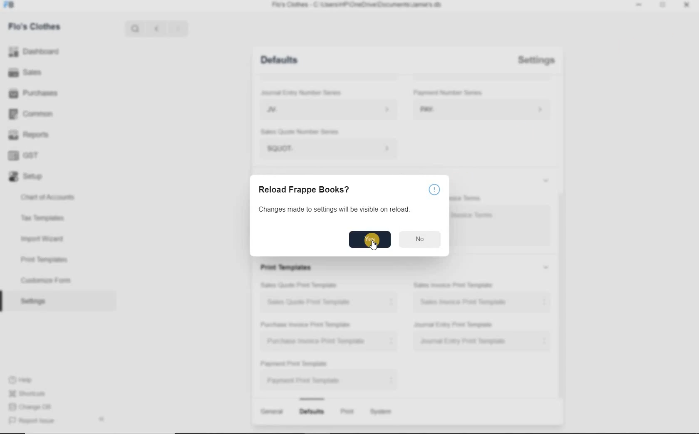 This screenshot has width=699, height=434. What do you see at coordinates (302, 131) in the screenshot?
I see `Sales Quote Number Series` at bounding box center [302, 131].